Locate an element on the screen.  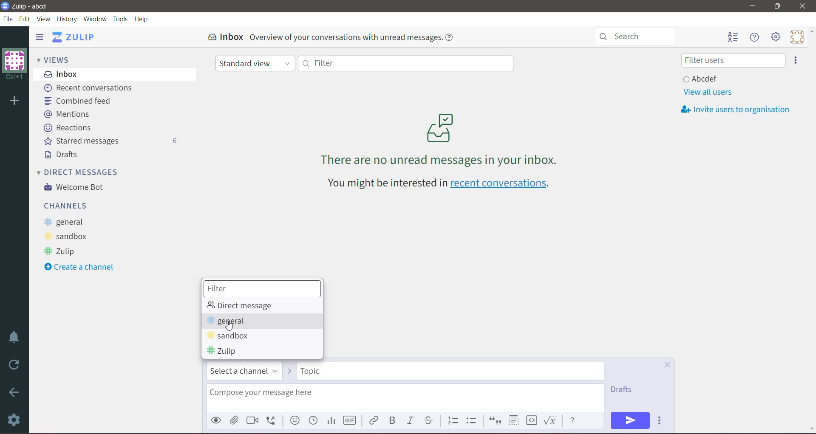
Add organization is located at coordinates (14, 101).